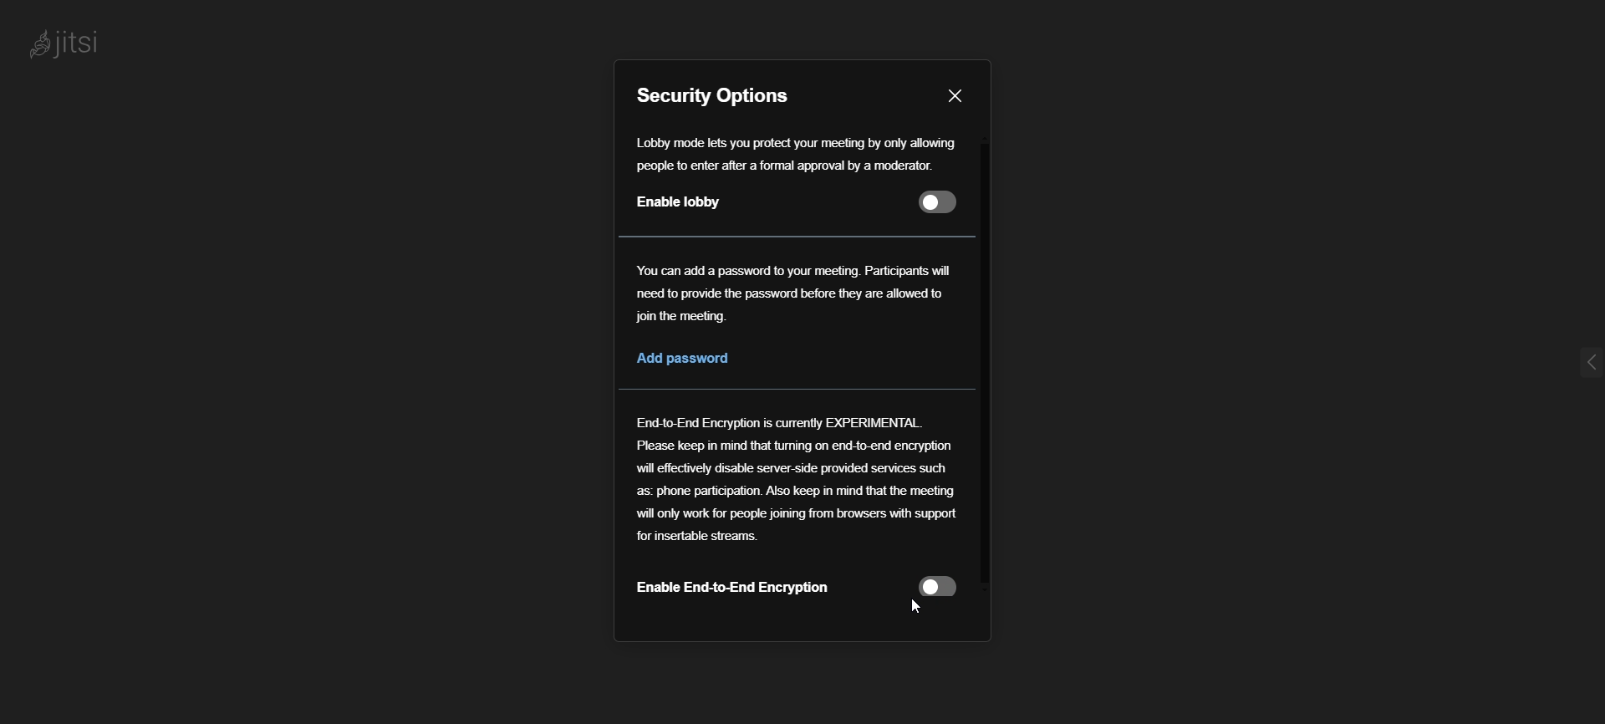  Describe the element at coordinates (719, 94) in the screenshot. I see `security options` at that location.